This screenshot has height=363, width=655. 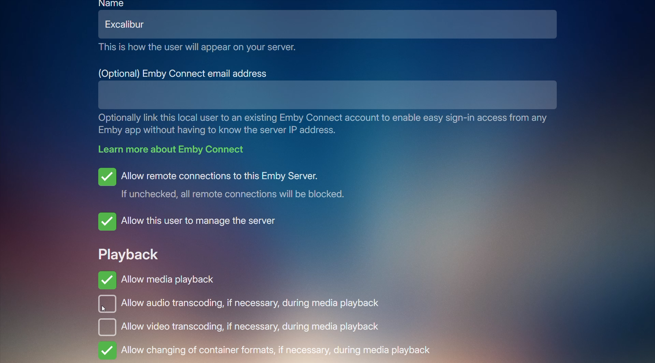 What do you see at coordinates (251, 327) in the screenshot?
I see `lag Allow video transcoding, if necessary, during media playback` at bounding box center [251, 327].